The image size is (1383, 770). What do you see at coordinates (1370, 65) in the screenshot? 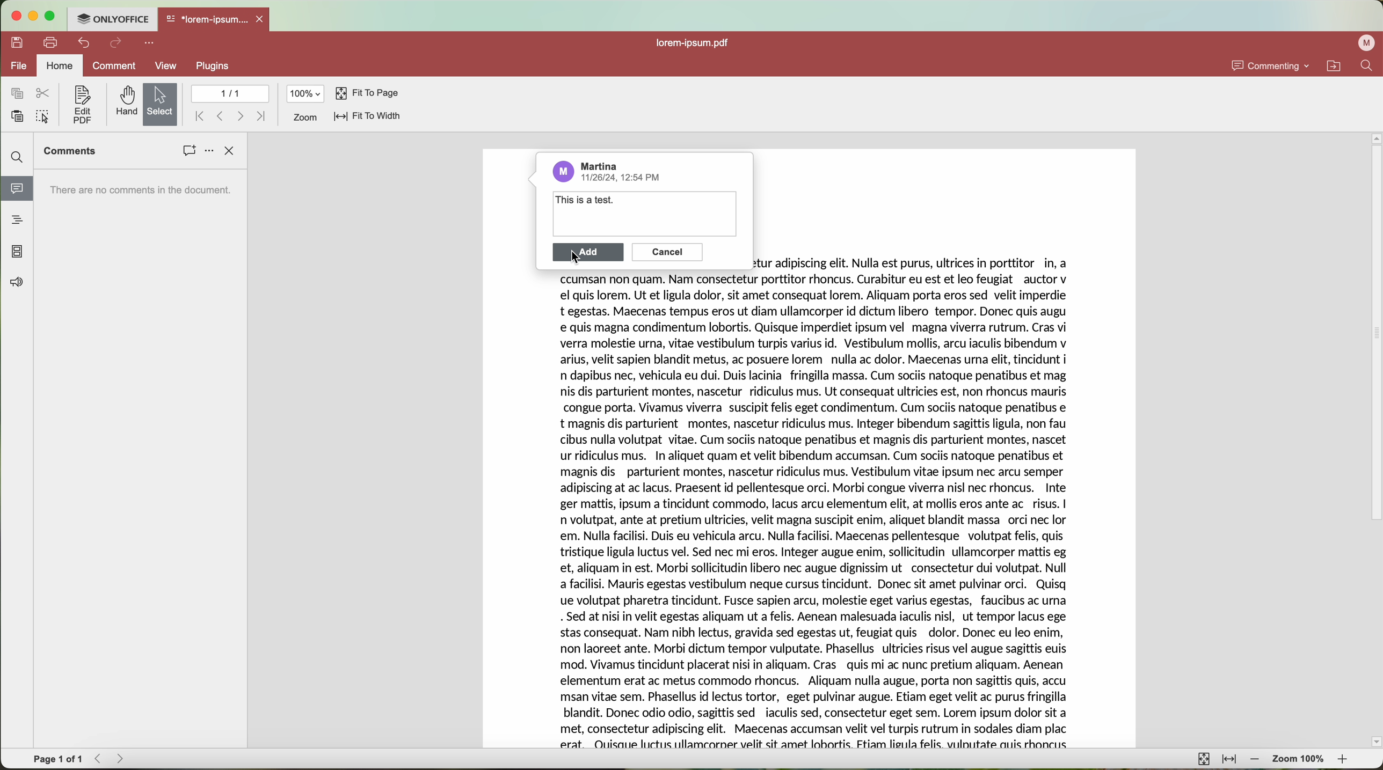
I see `search` at bounding box center [1370, 65].